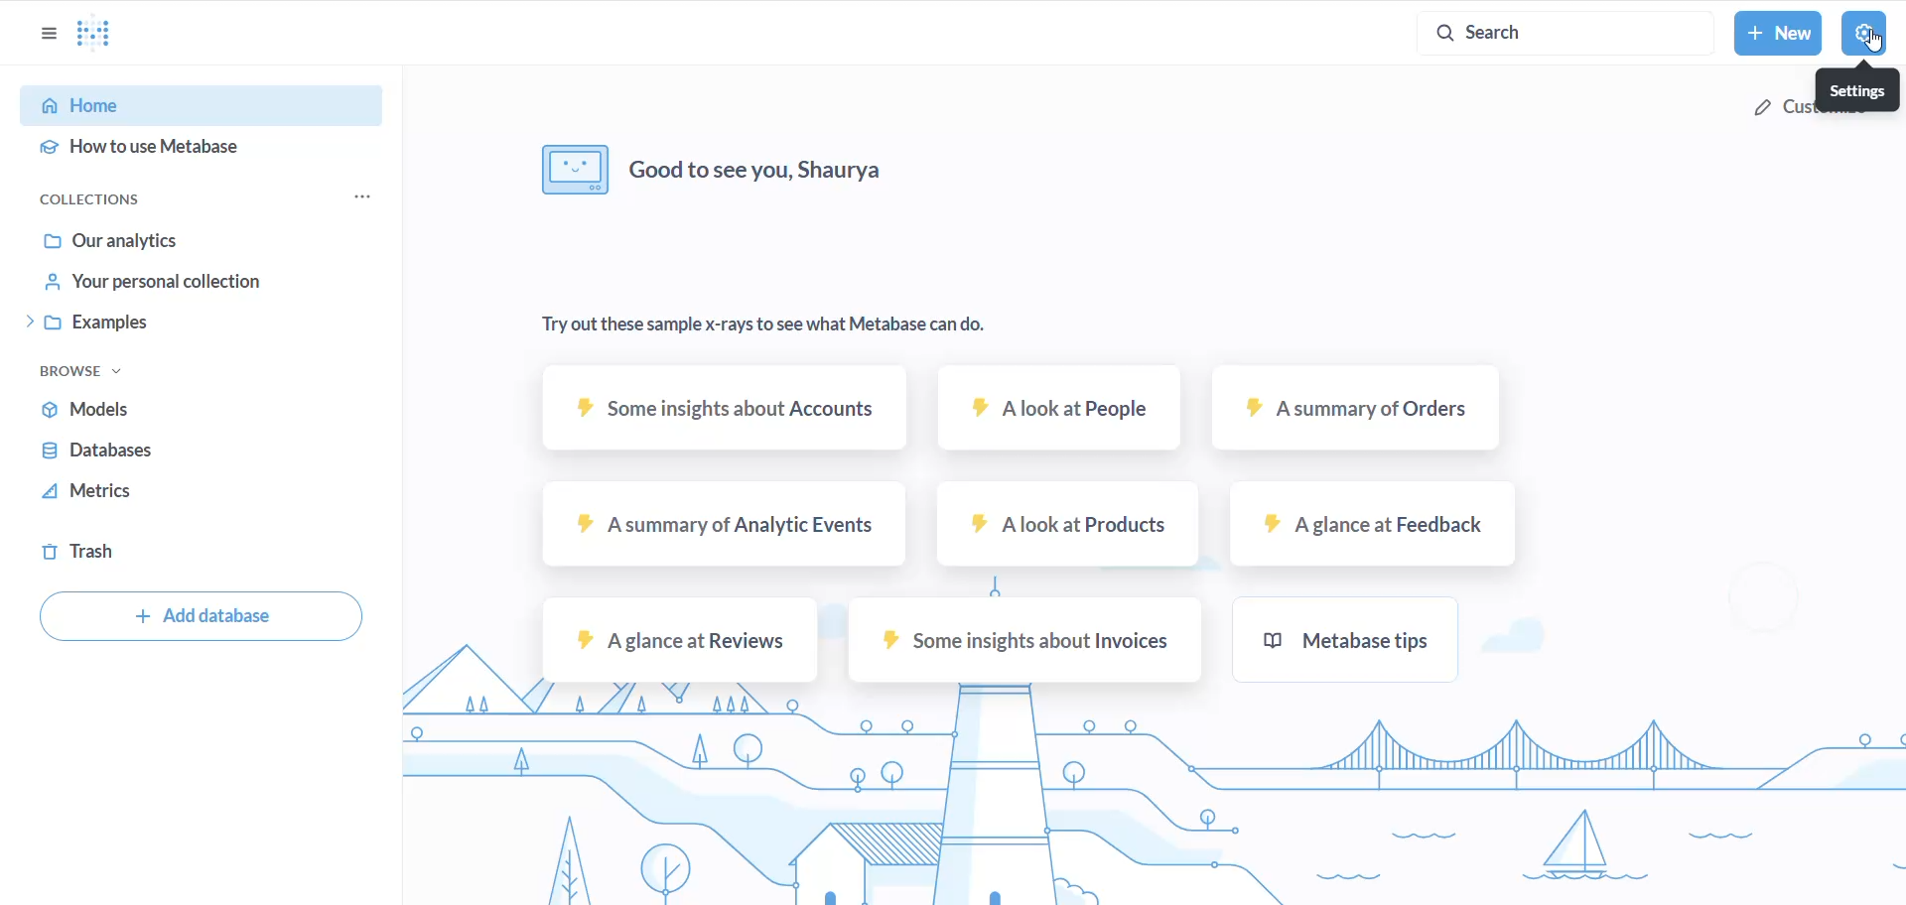  Describe the element at coordinates (722, 410) in the screenshot. I see `SOME INSIGHTS ABOUT ACCOUNTS` at that location.